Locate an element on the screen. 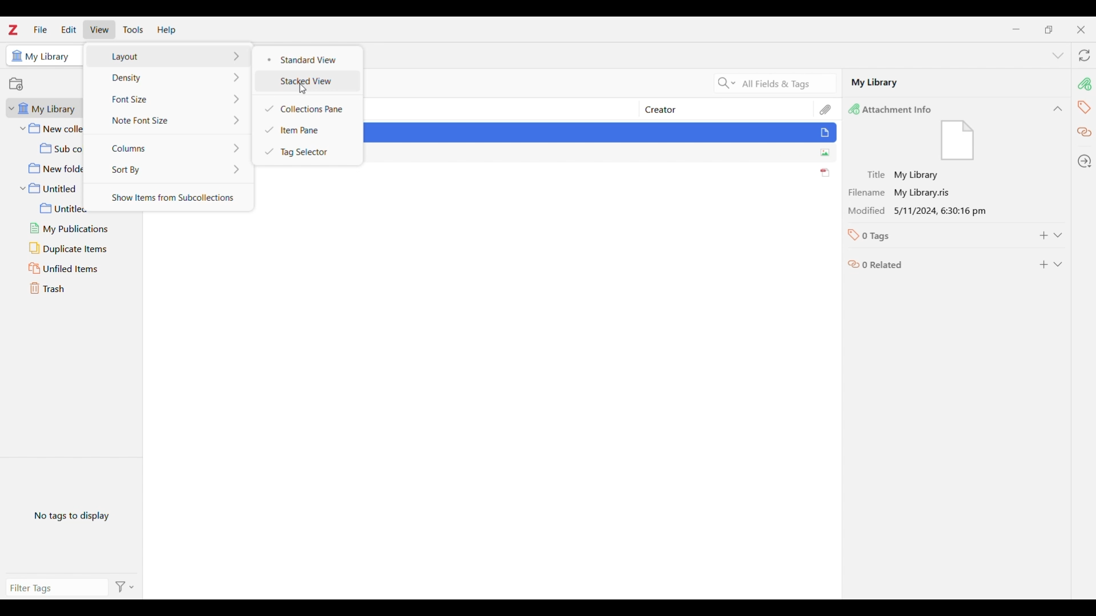  File icon is located at coordinates (827, 134).